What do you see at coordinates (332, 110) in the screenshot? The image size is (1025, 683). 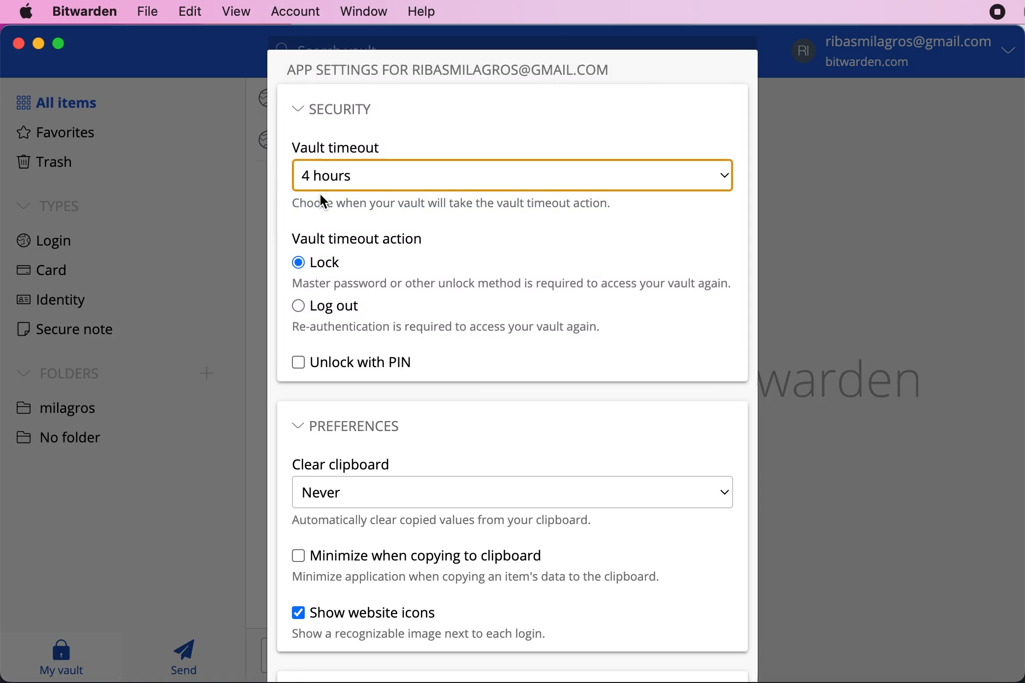 I see `security` at bounding box center [332, 110].